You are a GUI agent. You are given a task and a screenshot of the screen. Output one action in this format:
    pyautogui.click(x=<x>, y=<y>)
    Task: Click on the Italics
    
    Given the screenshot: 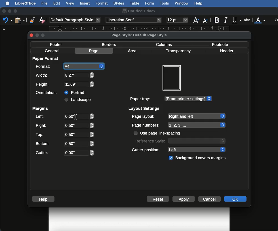 What is the action you would take?
    pyautogui.click(x=227, y=20)
    